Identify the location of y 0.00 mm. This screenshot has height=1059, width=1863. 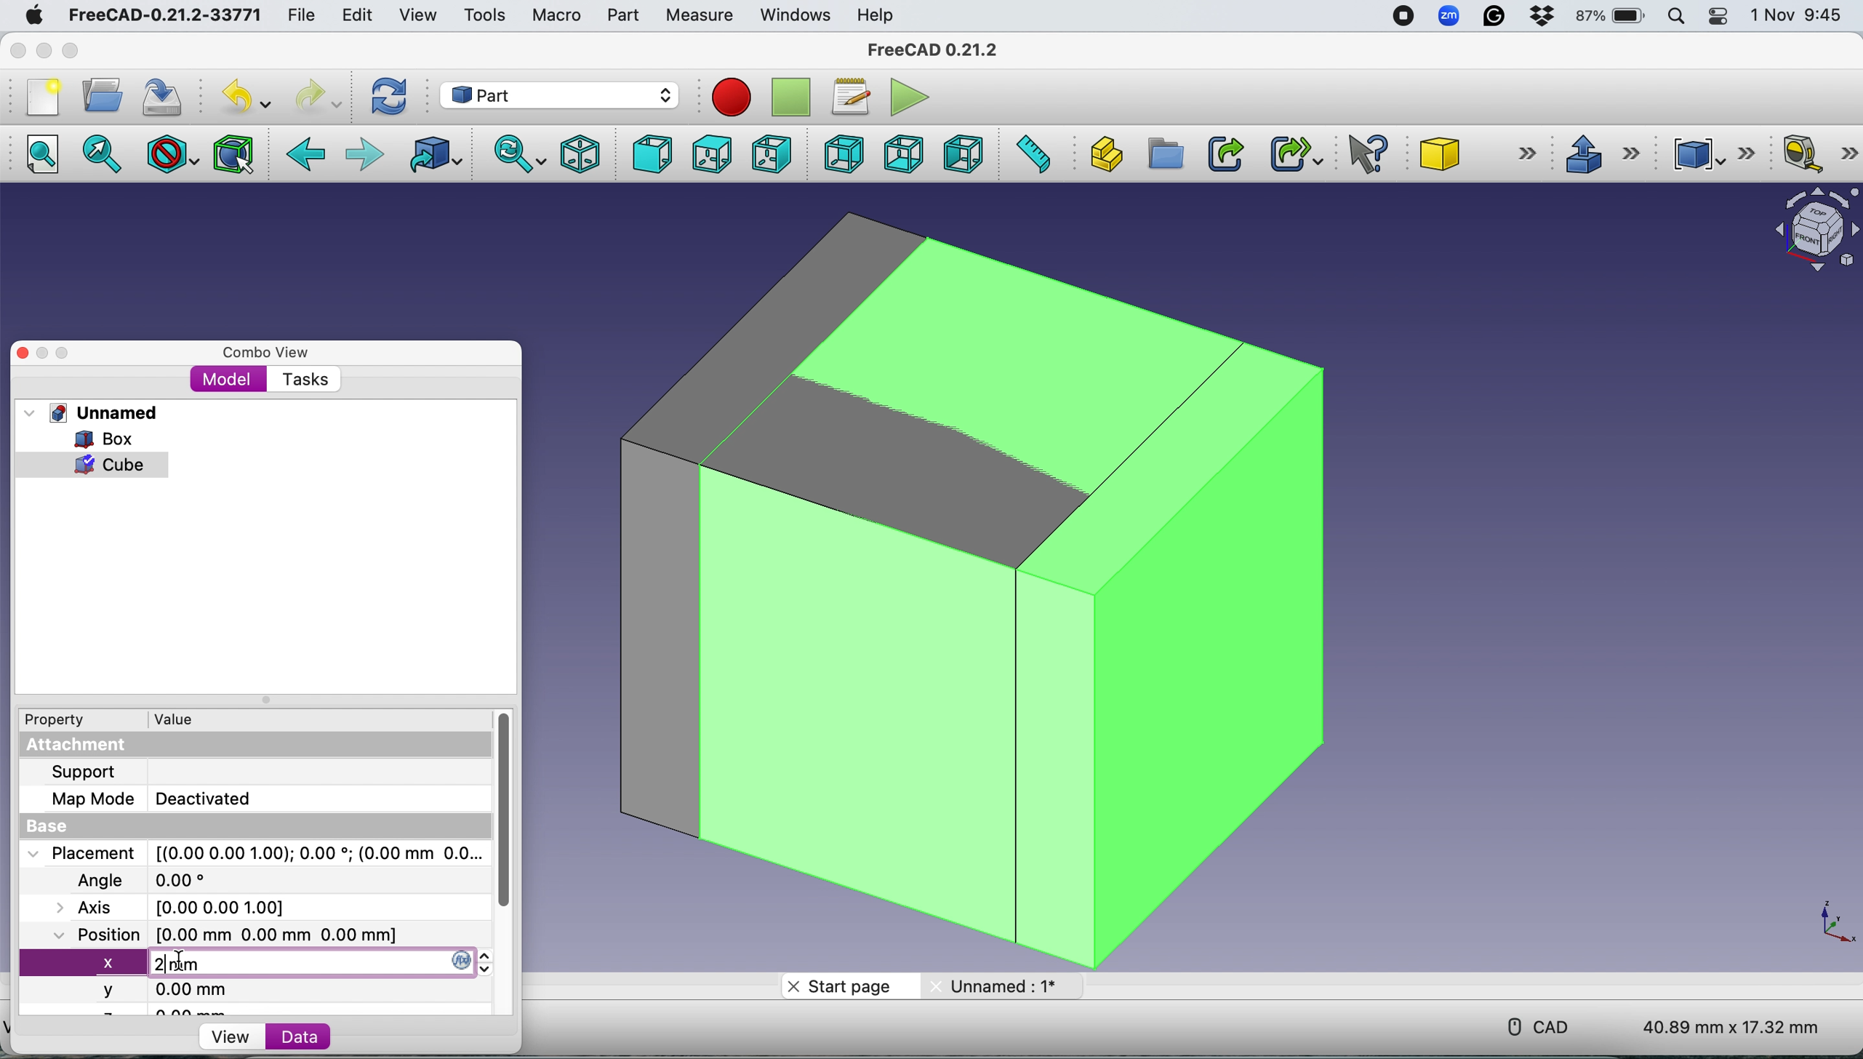
(156, 991).